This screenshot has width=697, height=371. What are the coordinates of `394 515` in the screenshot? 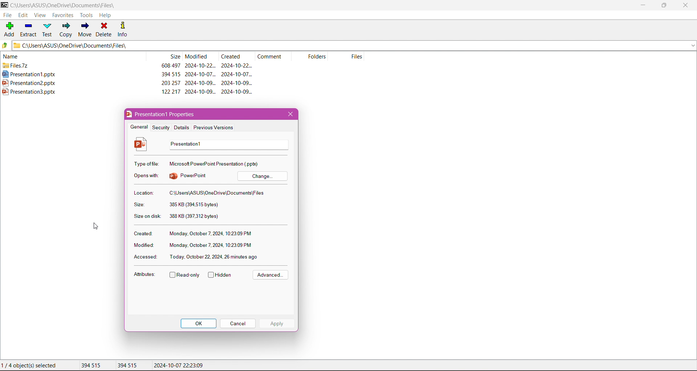 It's located at (171, 74).